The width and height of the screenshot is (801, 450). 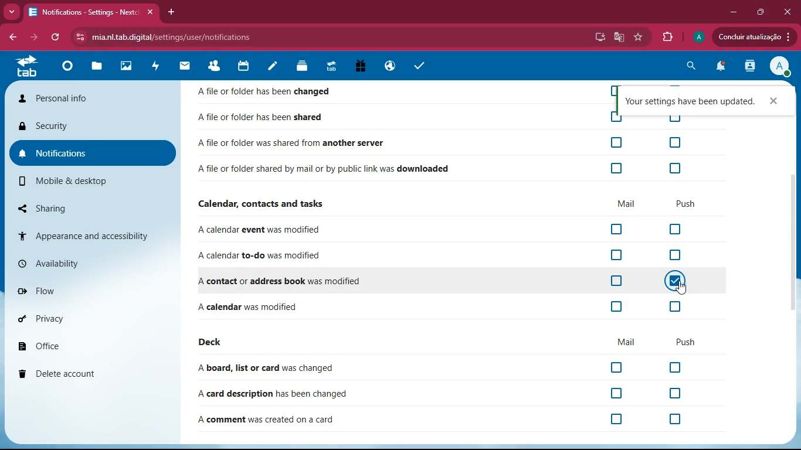 I want to click on A contact or address book was modified, so click(x=283, y=282).